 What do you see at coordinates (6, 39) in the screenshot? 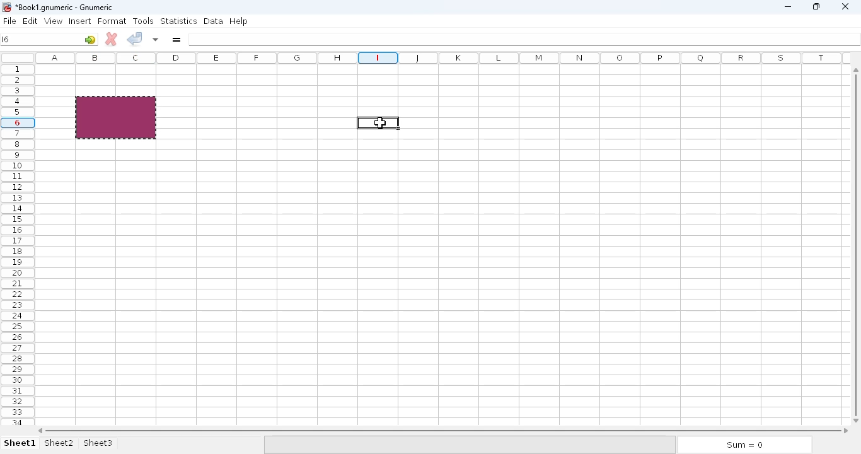
I see `I6` at bounding box center [6, 39].